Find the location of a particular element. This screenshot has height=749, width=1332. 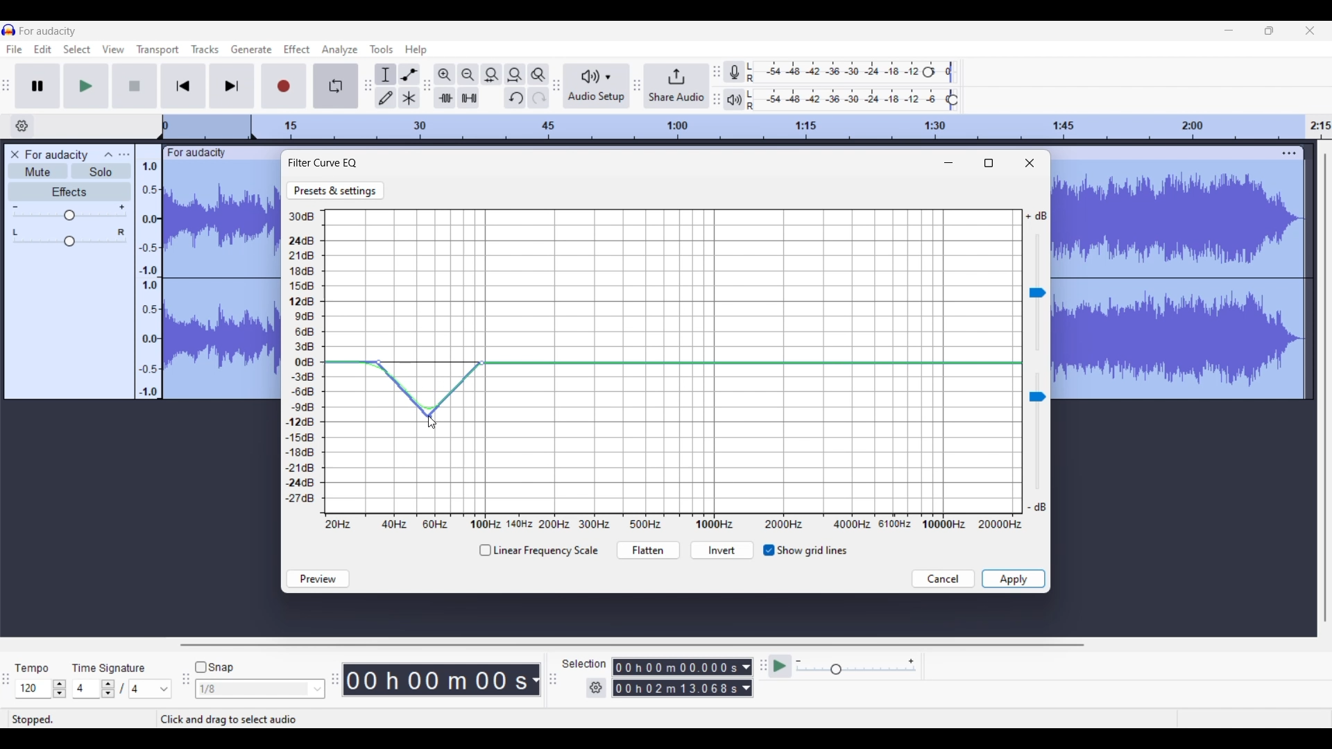

Fit project to width is located at coordinates (515, 75).